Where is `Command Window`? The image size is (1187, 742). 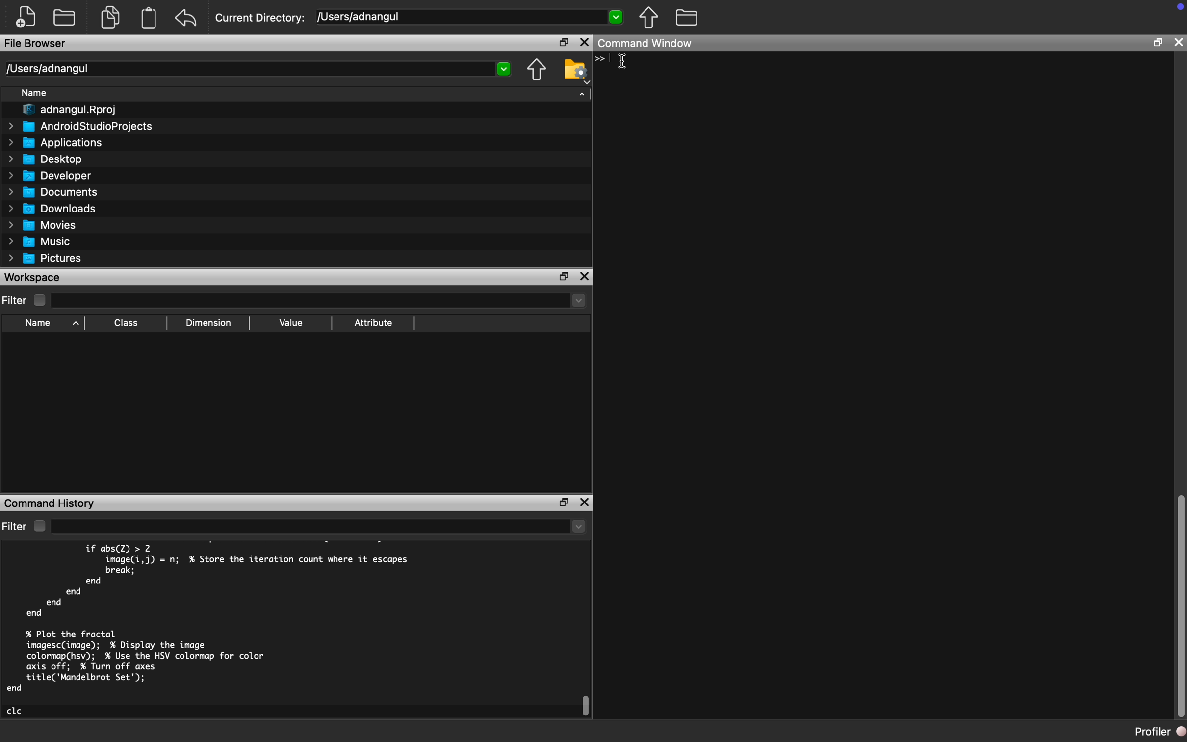
Command Window is located at coordinates (647, 44).